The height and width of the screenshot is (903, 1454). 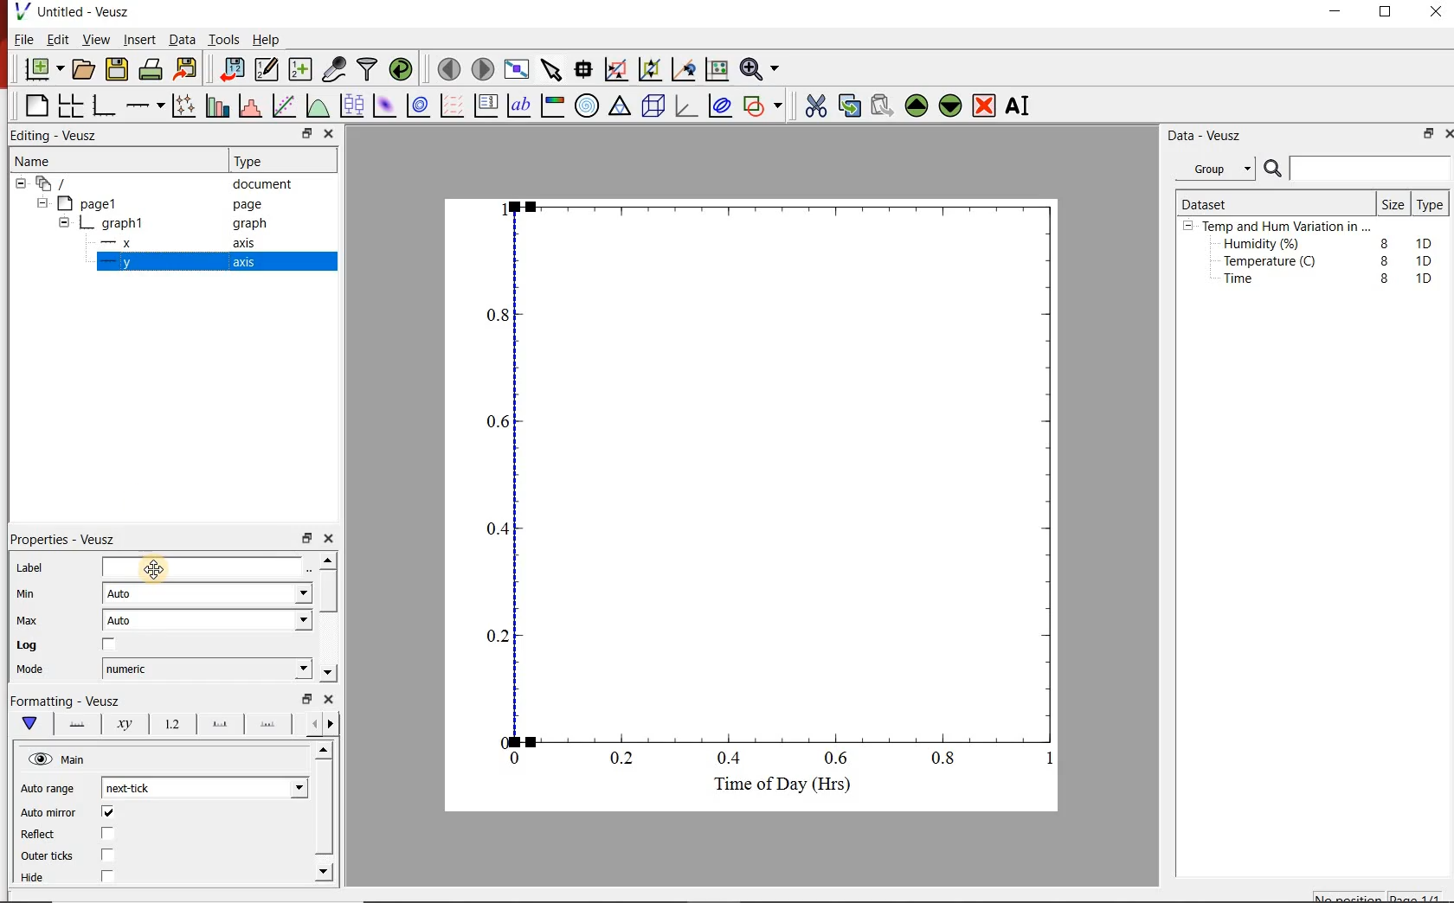 I want to click on restore down, so click(x=306, y=539).